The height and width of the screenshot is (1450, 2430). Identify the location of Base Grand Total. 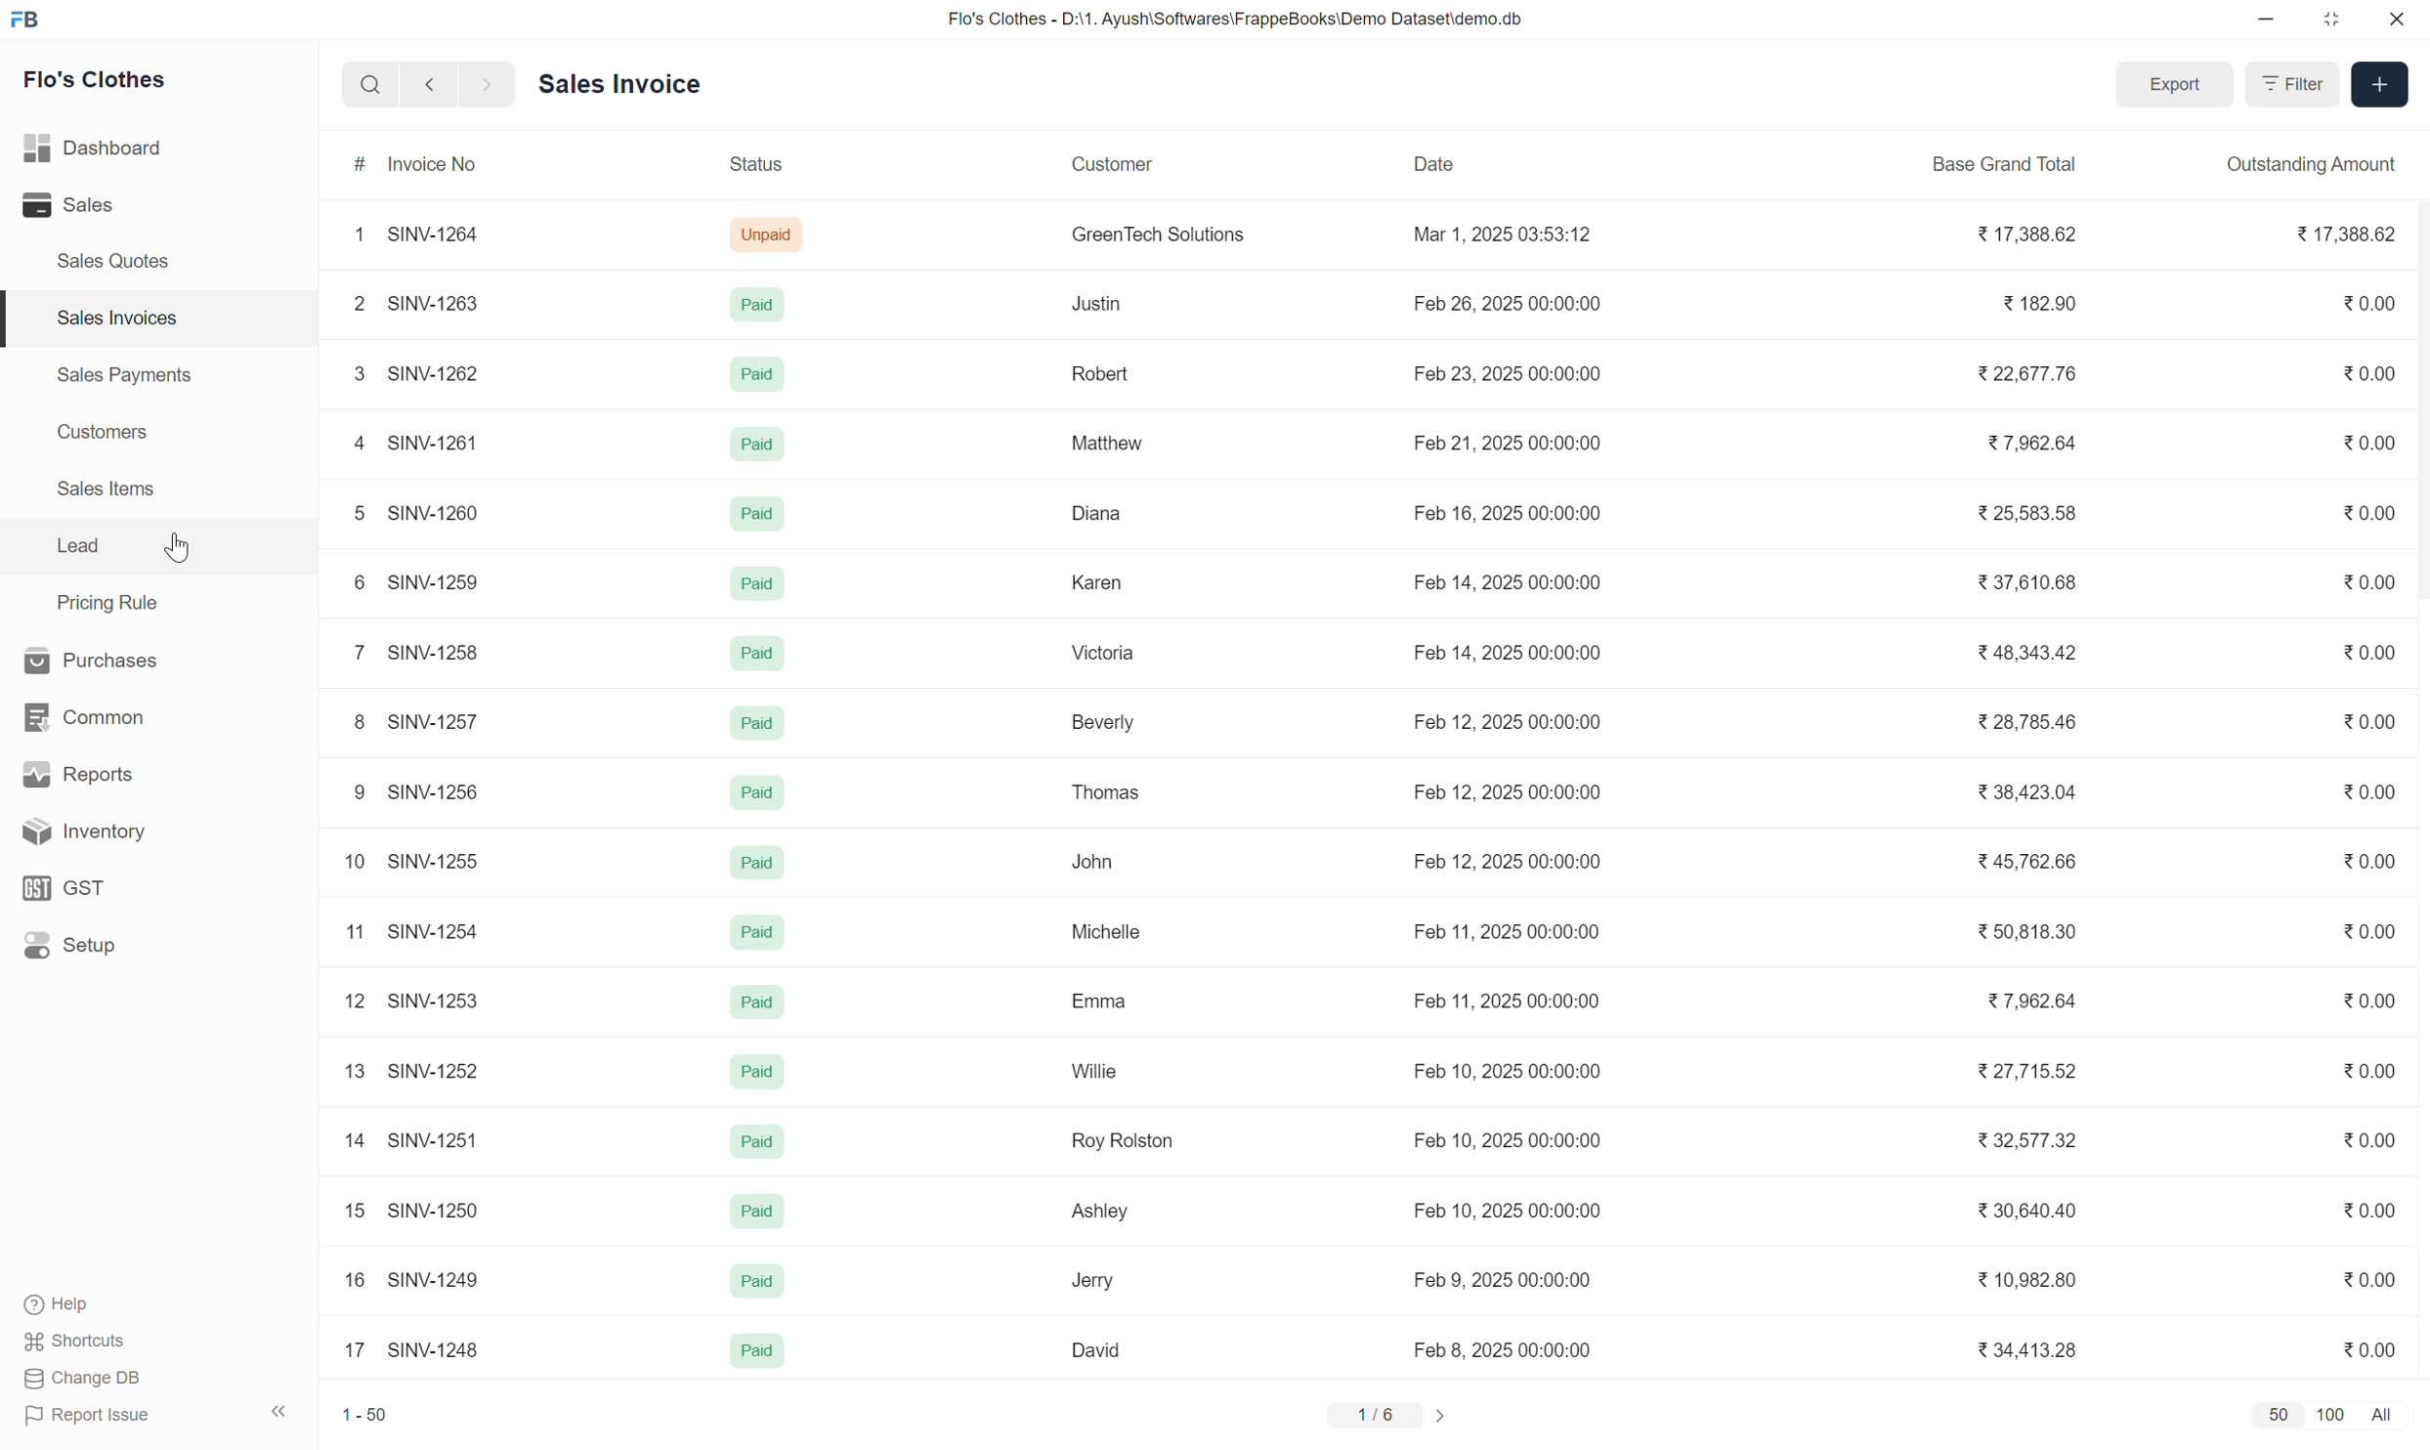
(2019, 163).